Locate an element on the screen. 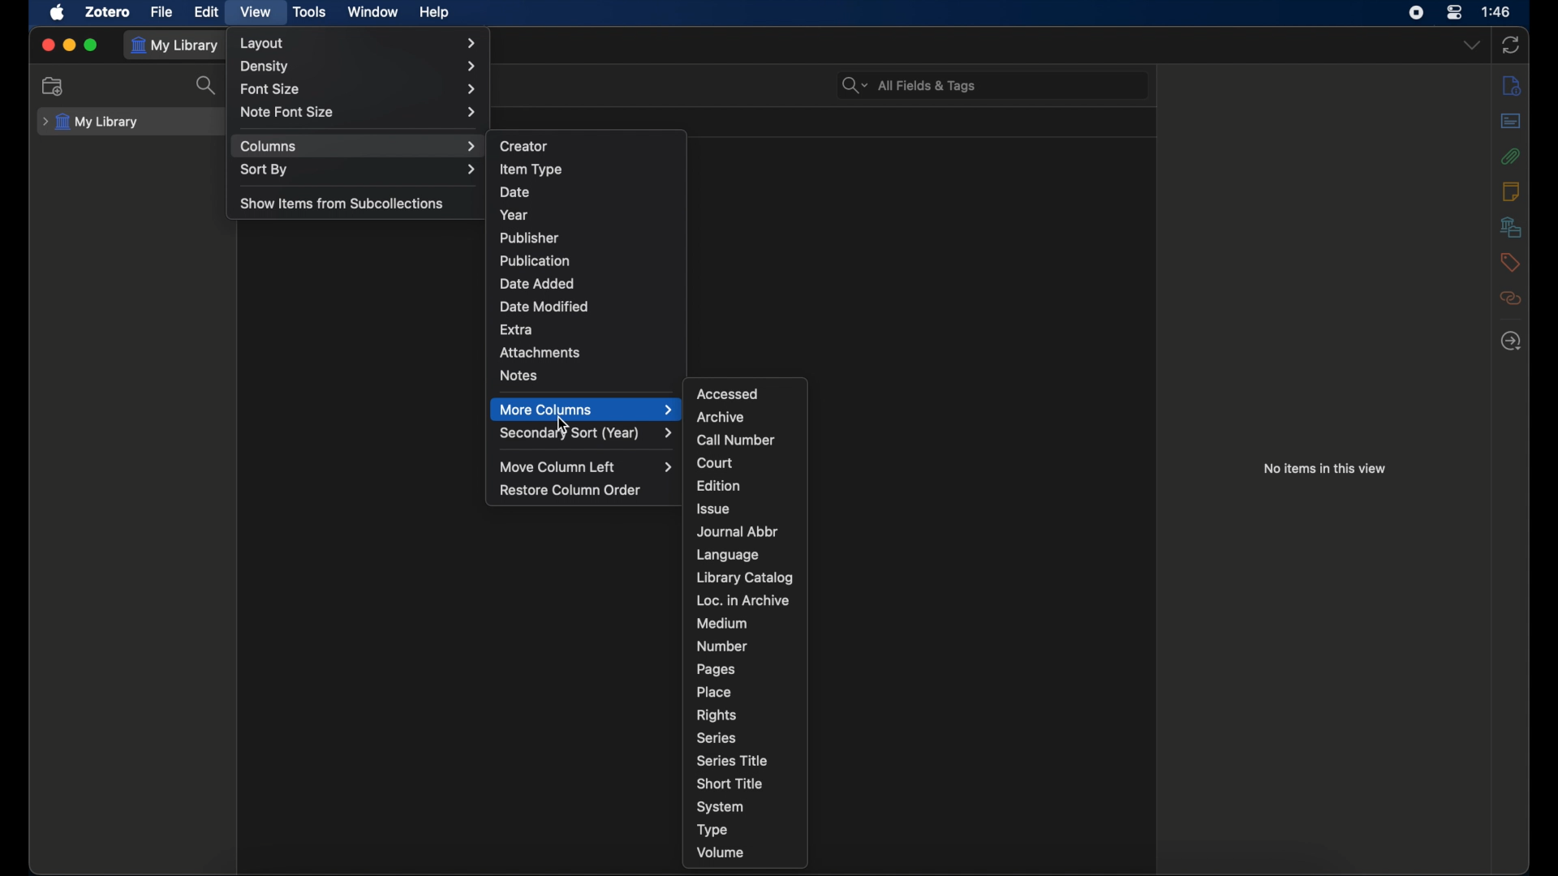  accessed is located at coordinates (727, 393).